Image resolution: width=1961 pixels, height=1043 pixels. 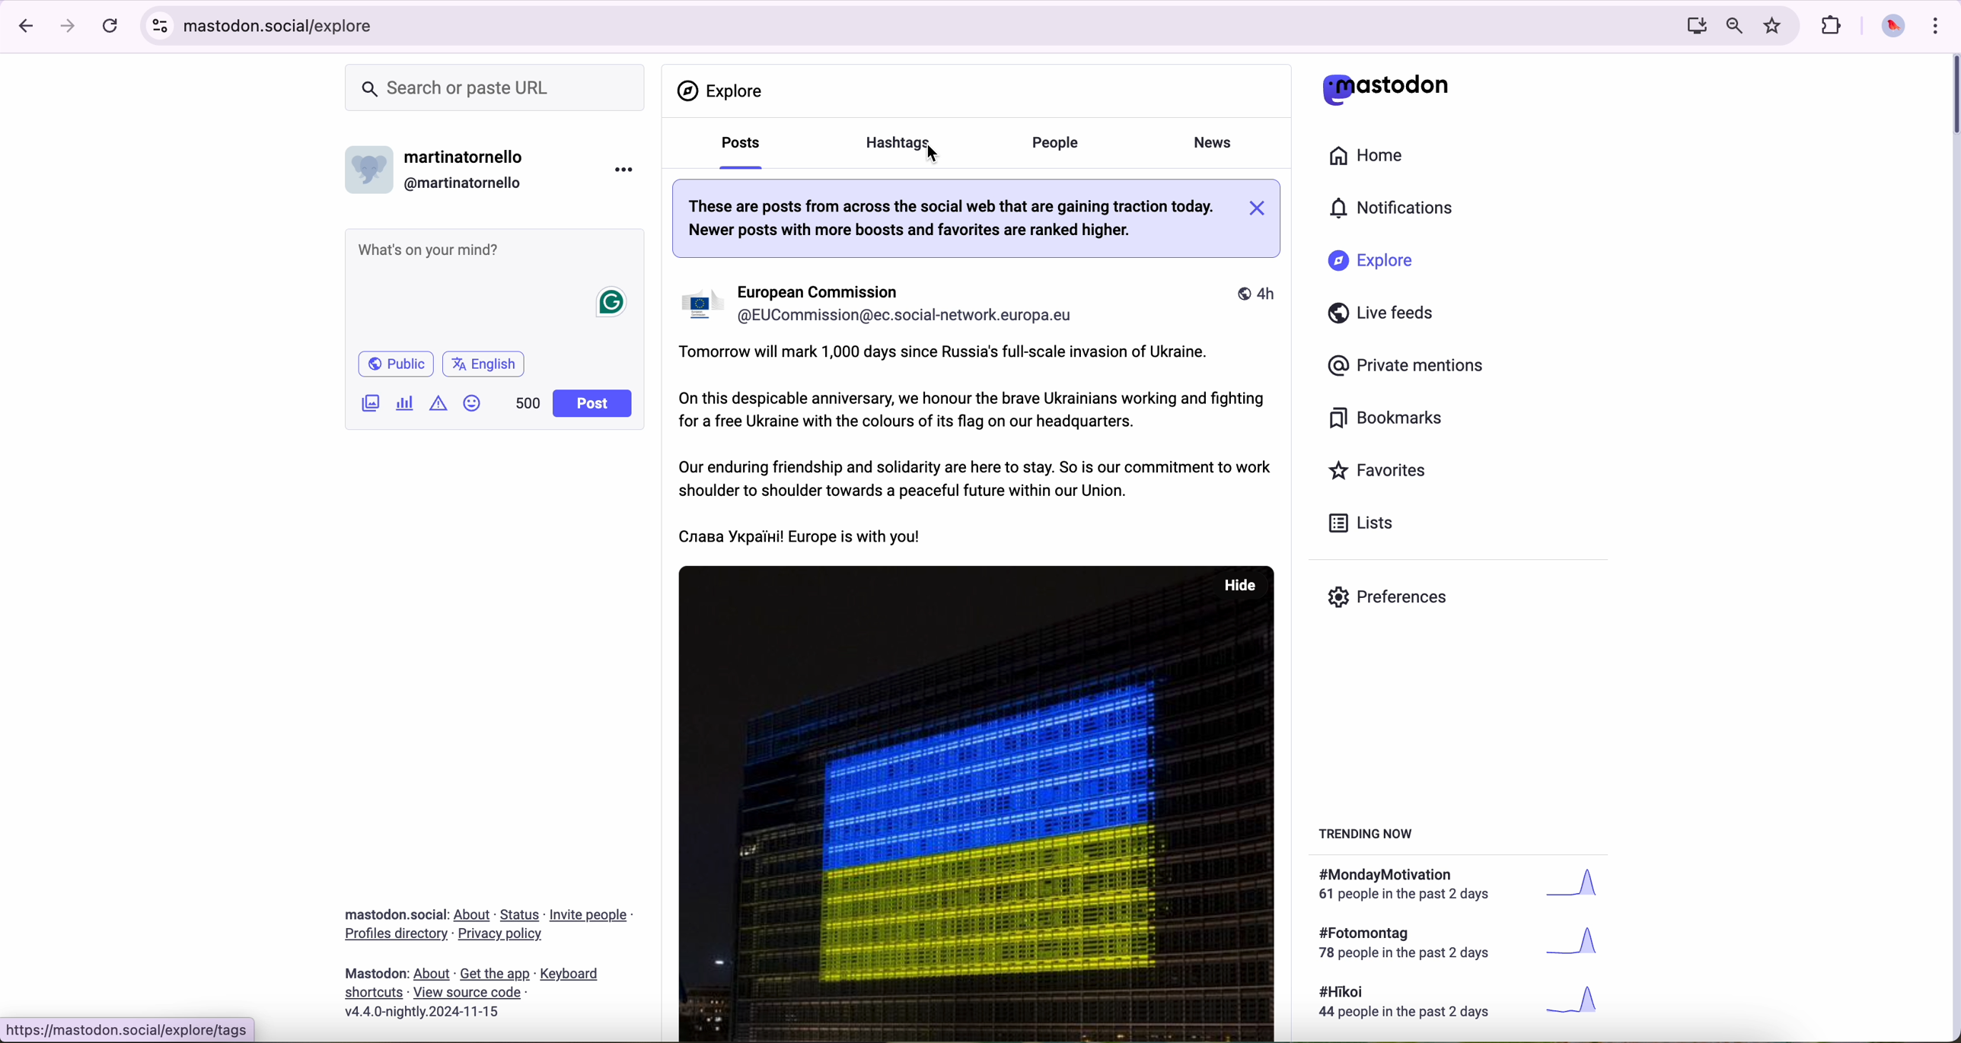 I want to click on Mastodon social, so click(x=392, y=914).